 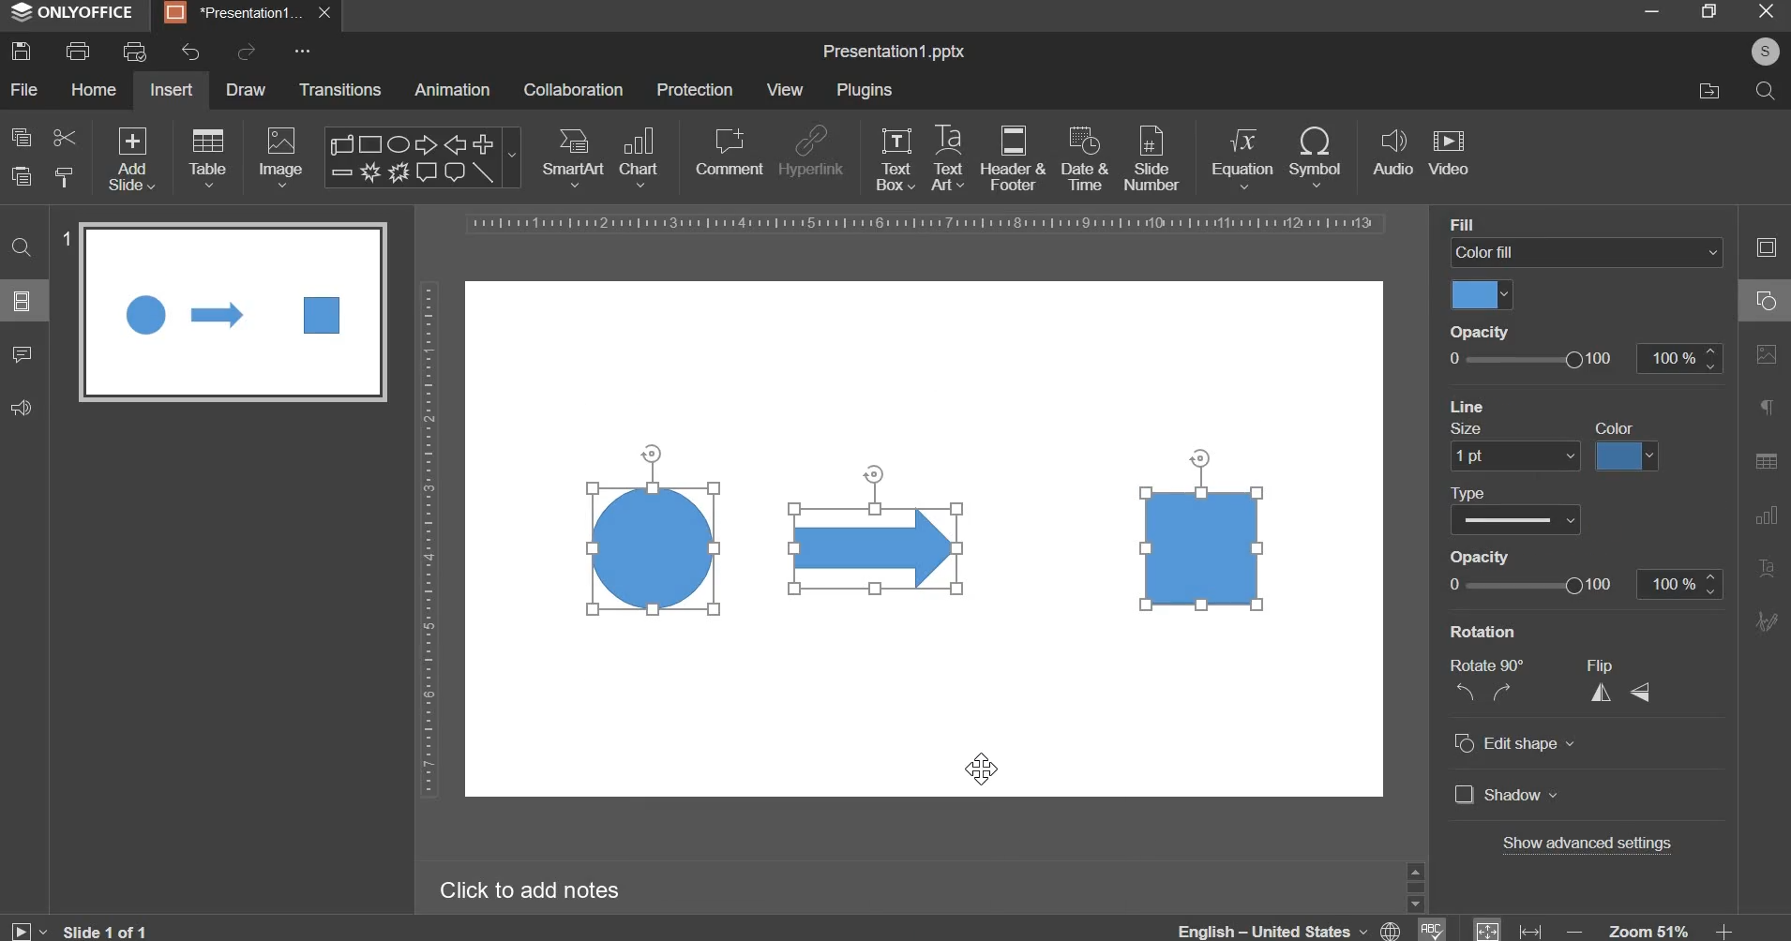 I want to click on color, so click(x=1627, y=456).